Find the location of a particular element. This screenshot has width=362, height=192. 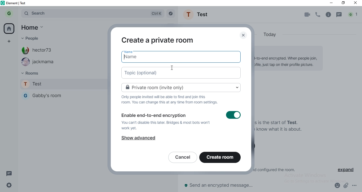

emoji is located at coordinates (337, 186).